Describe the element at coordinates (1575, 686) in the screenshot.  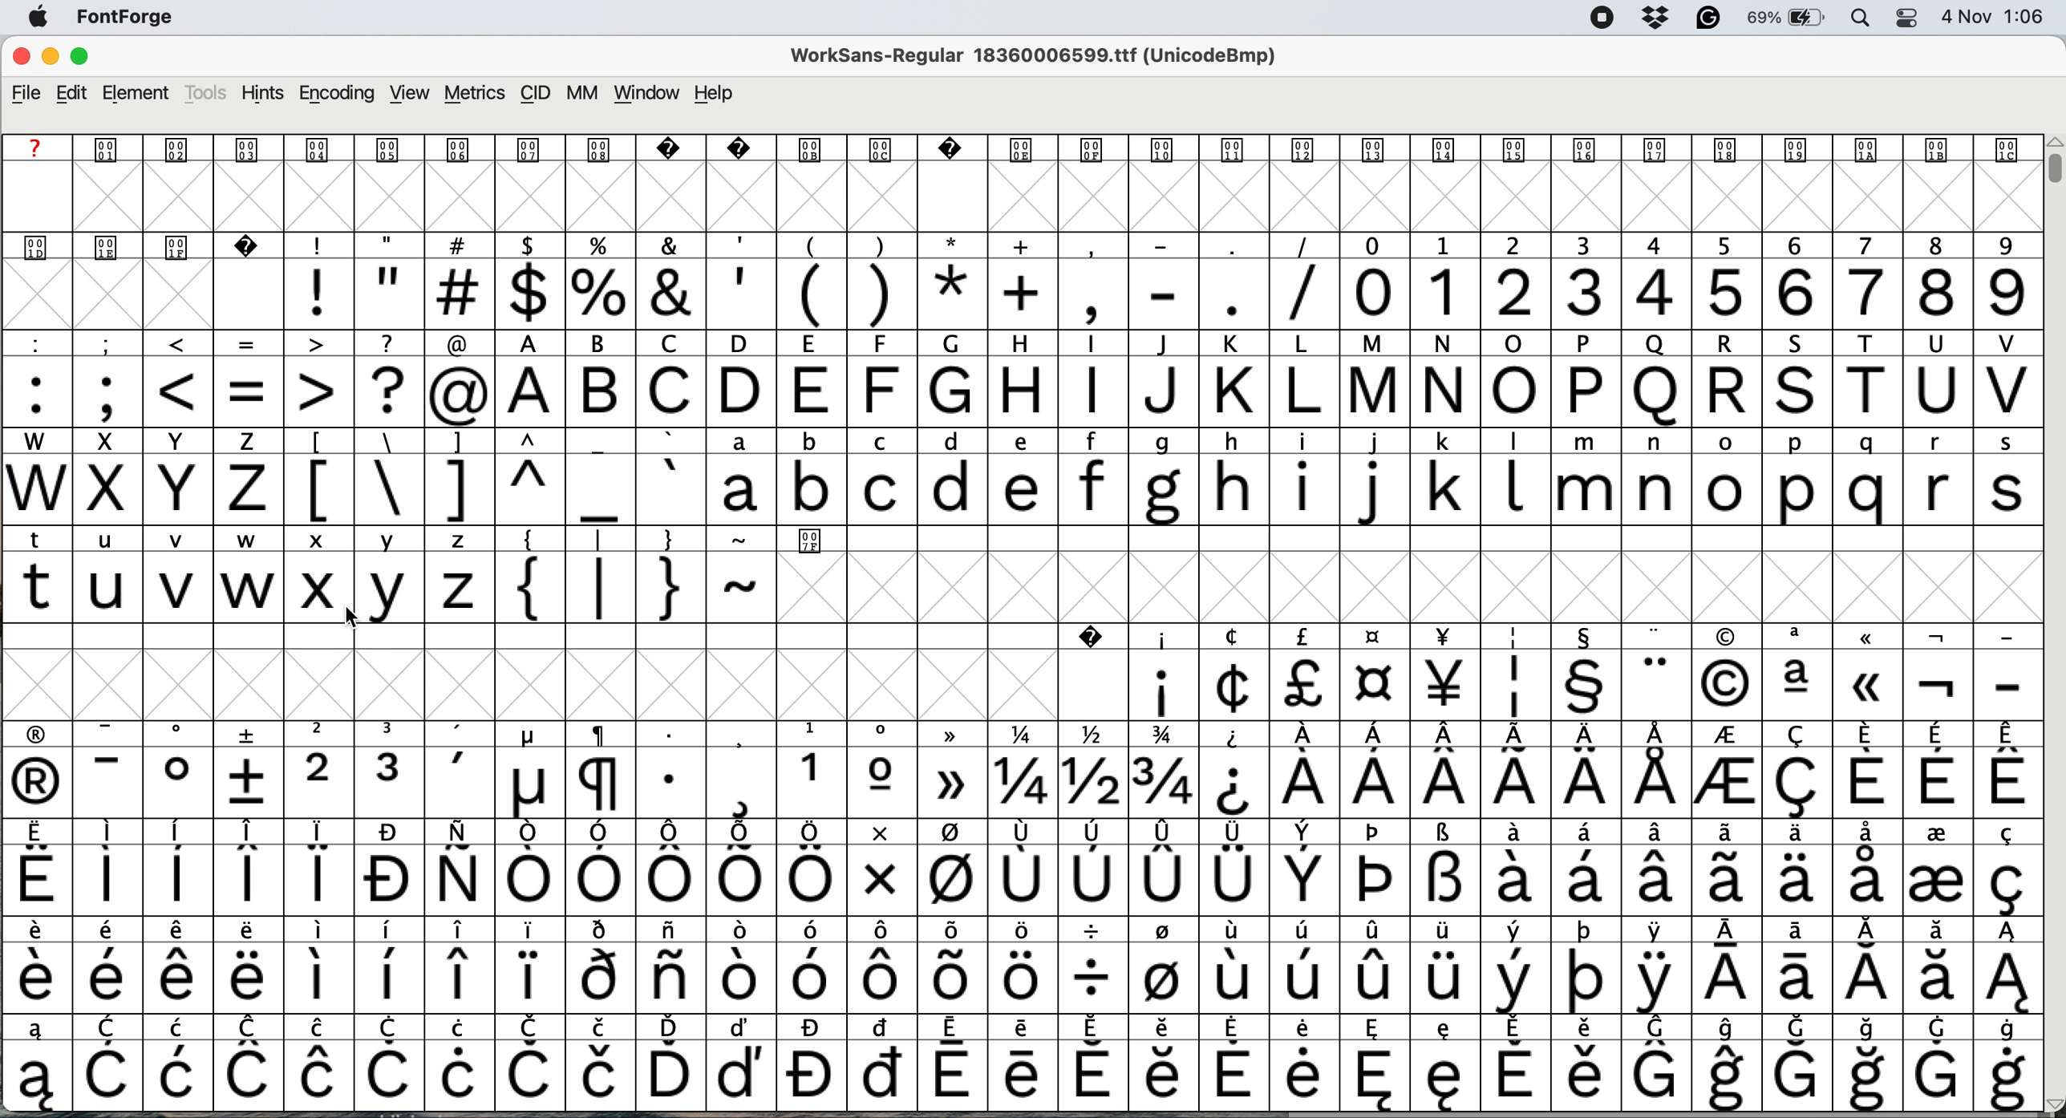
I see `special characters` at that location.